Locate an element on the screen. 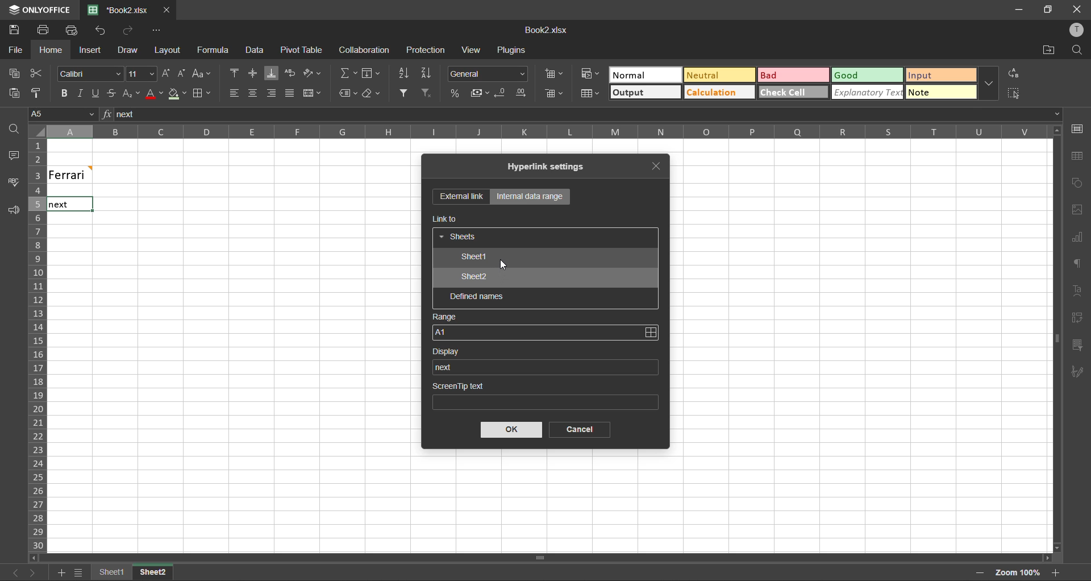 The image size is (1091, 581). sheet2 is located at coordinates (475, 278).